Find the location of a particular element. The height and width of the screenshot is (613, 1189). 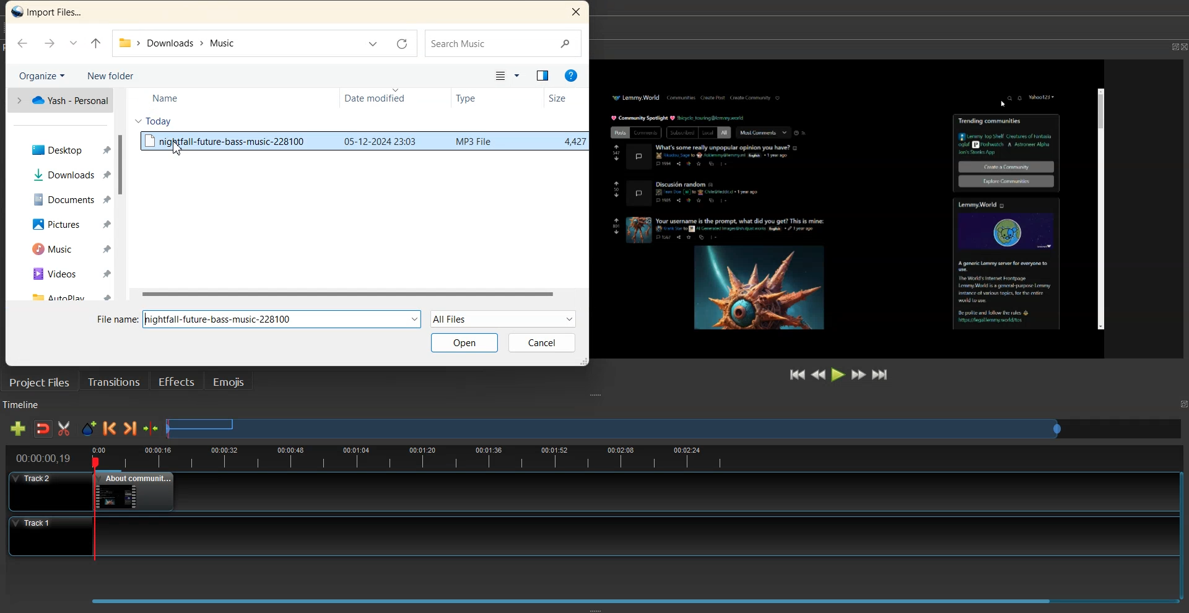

Window Adjuster is located at coordinates (598, 396).